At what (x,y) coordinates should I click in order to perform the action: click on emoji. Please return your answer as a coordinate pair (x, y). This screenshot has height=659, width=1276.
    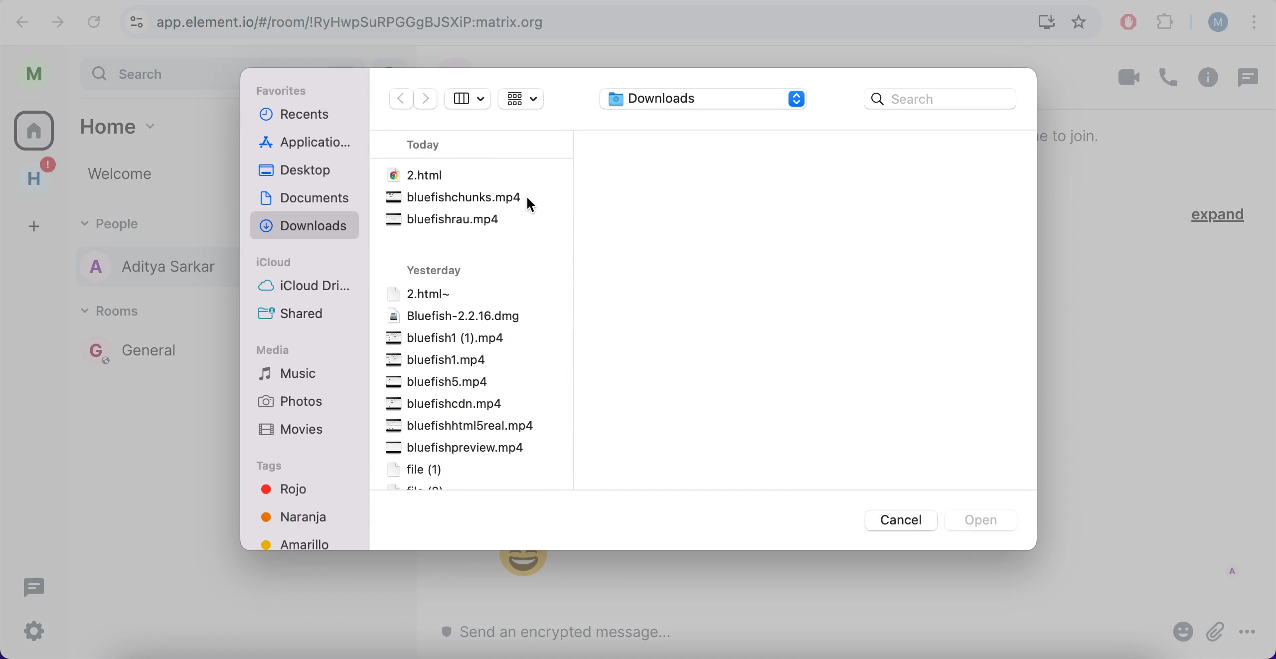
    Looking at the image, I should click on (1180, 631).